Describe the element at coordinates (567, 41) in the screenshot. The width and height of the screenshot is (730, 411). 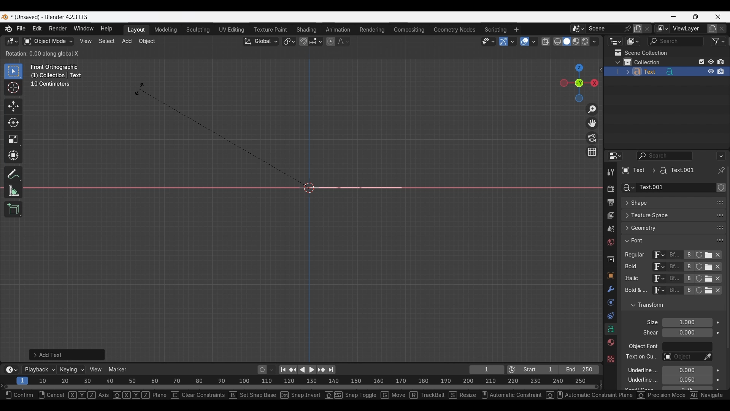
I see `Viewport shading, solid` at that location.